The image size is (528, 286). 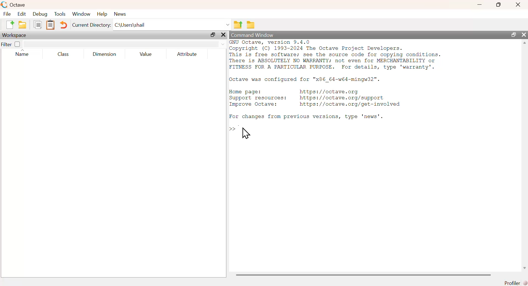 What do you see at coordinates (92, 25) in the screenshot?
I see `current directory` at bounding box center [92, 25].